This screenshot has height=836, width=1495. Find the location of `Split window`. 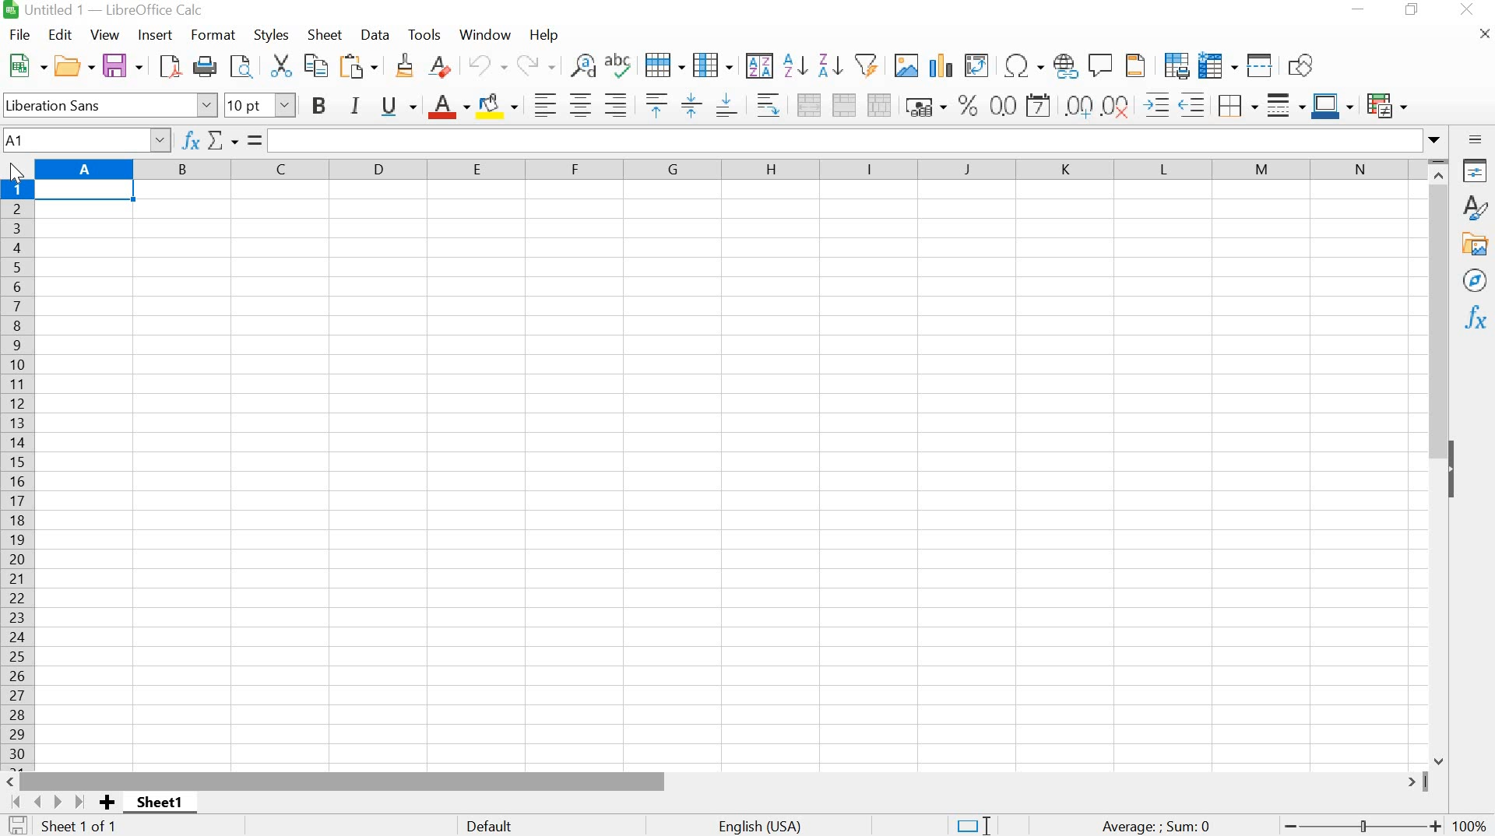

Split window is located at coordinates (1258, 65).